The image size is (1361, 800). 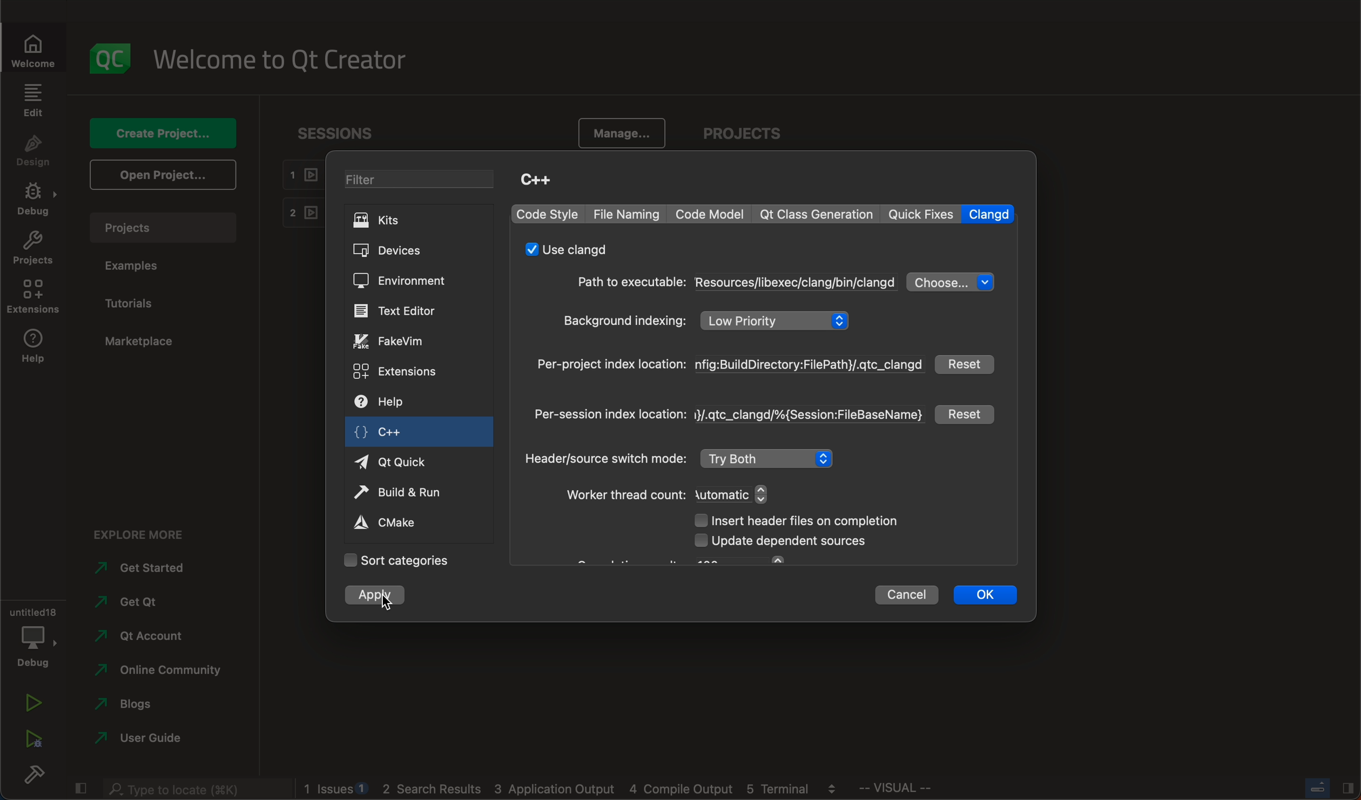 What do you see at coordinates (29, 52) in the screenshot?
I see `welcome` at bounding box center [29, 52].